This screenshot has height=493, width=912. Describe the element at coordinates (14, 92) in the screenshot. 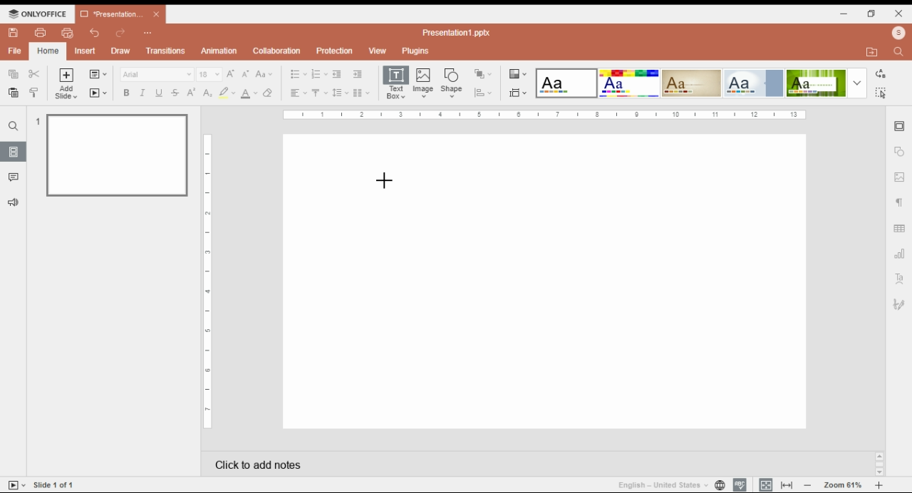

I see `paste` at that location.